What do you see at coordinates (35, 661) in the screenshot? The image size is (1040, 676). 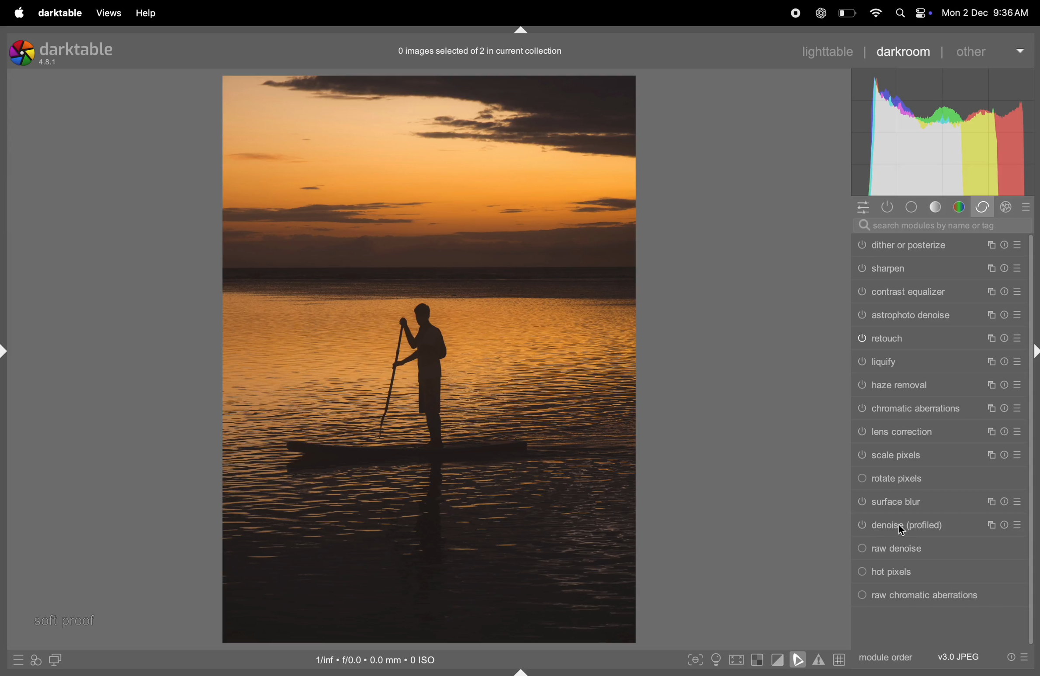 I see `quick acess to ypur styles` at bounding box center [35, 661].